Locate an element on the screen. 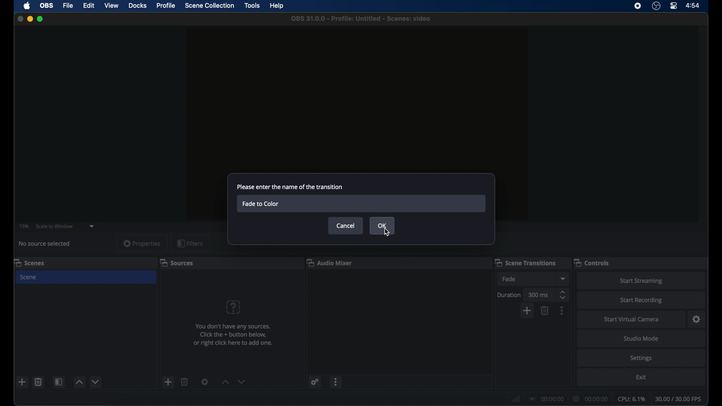  delete is located at coordinates (38, 382).